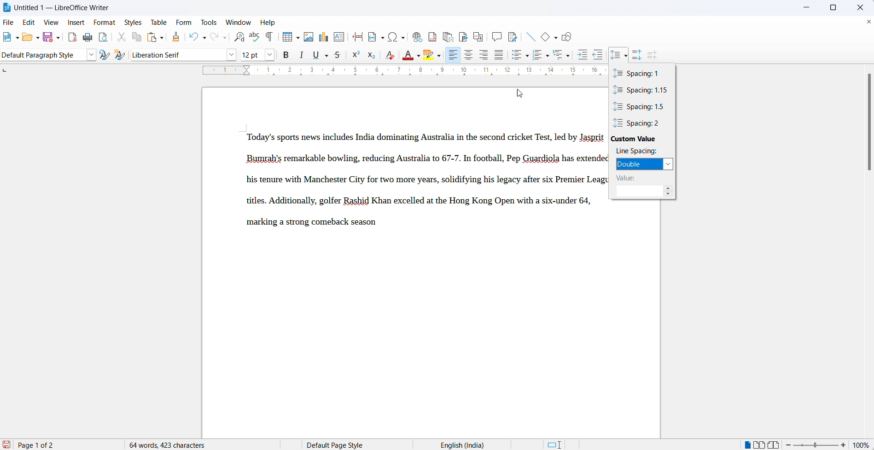 The width and height of the screenshot is (874, 450). I want to click on increase zoom, so click(844, 444).